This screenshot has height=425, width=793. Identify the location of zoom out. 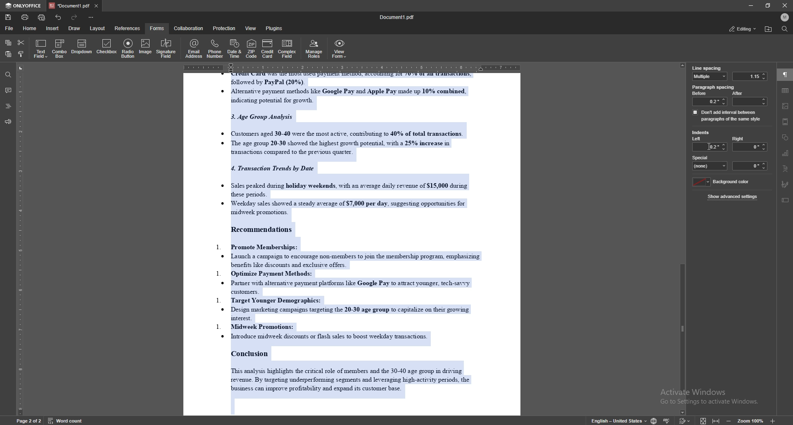
(730, 420).